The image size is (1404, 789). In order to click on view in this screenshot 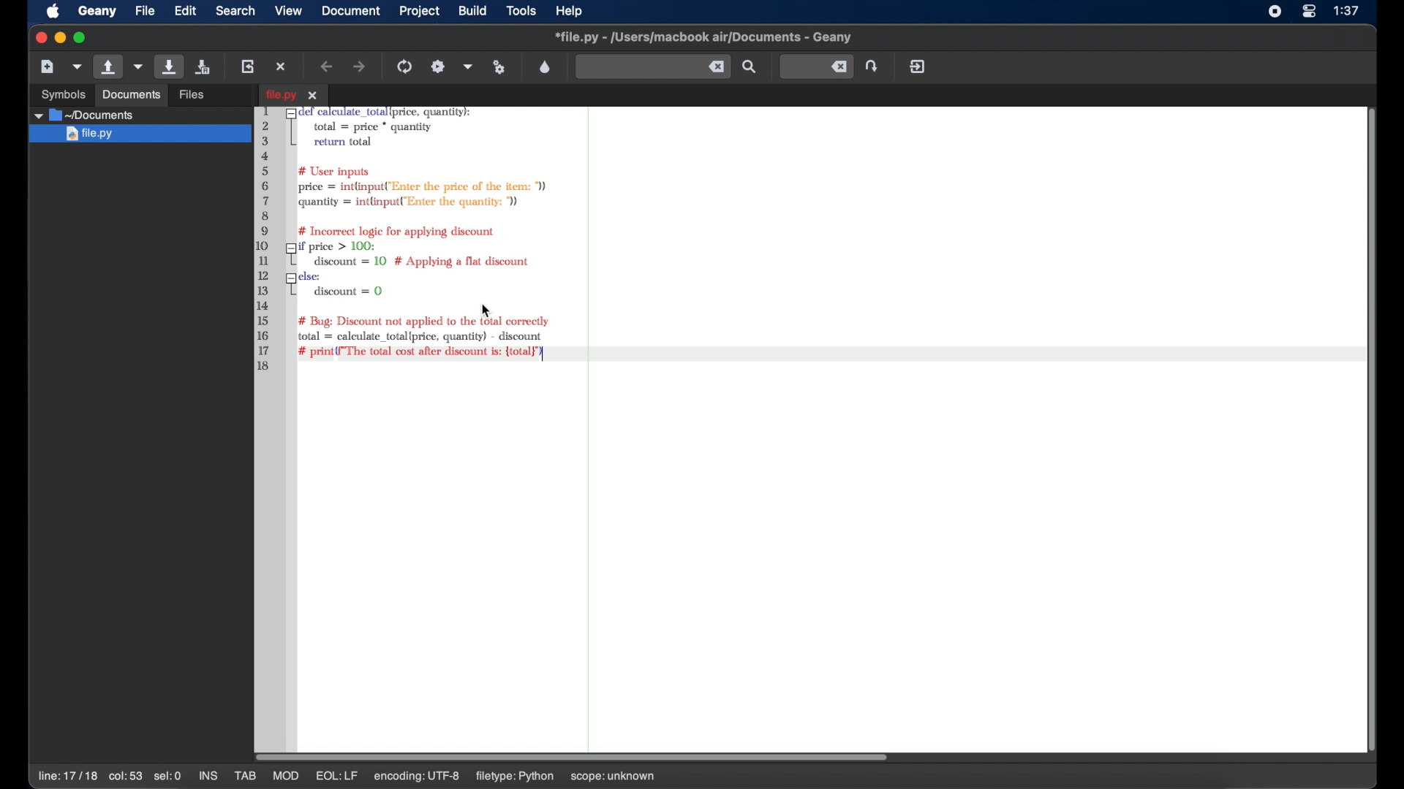, I will do `click(289, 9)`.